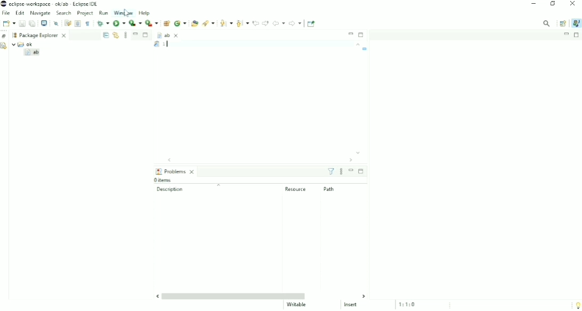 The width and height of the screenshot is (582, 311). Describe the element at coordinates (163, 179) in the screenshot. I see `0 items` at that location.